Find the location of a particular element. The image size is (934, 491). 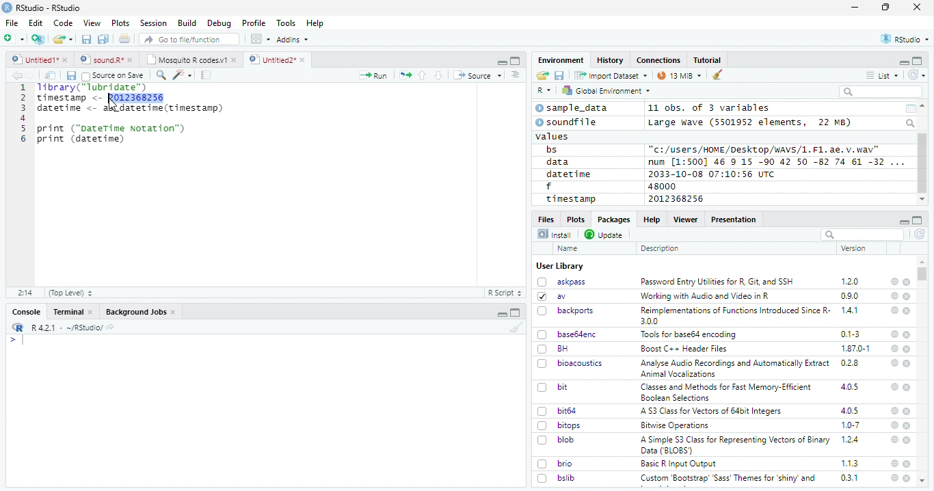

help is located at coordinates (894, 410).